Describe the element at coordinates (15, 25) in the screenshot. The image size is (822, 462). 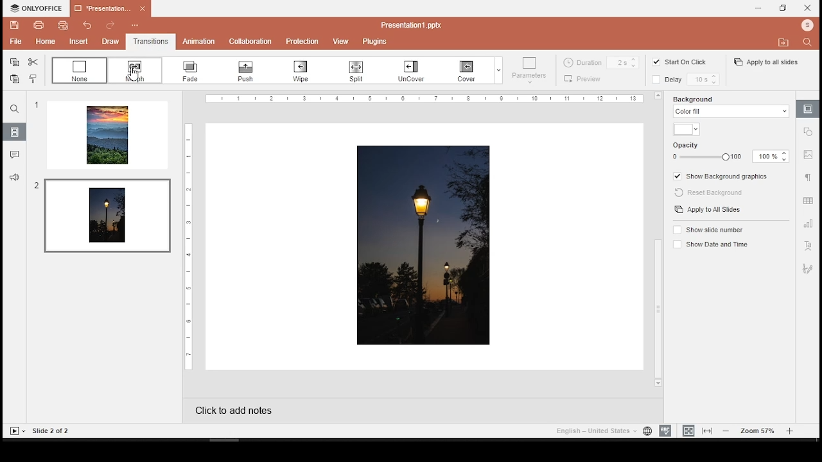
I see `save` at that location.